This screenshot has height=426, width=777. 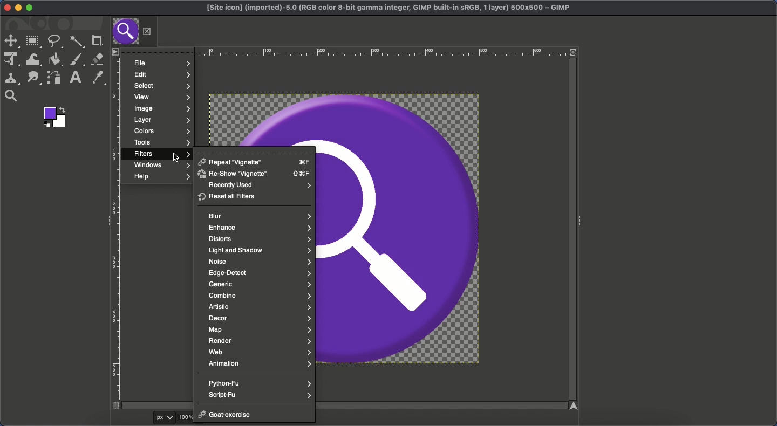 I want to click on Warp transformation, so click(x=33, y=59).